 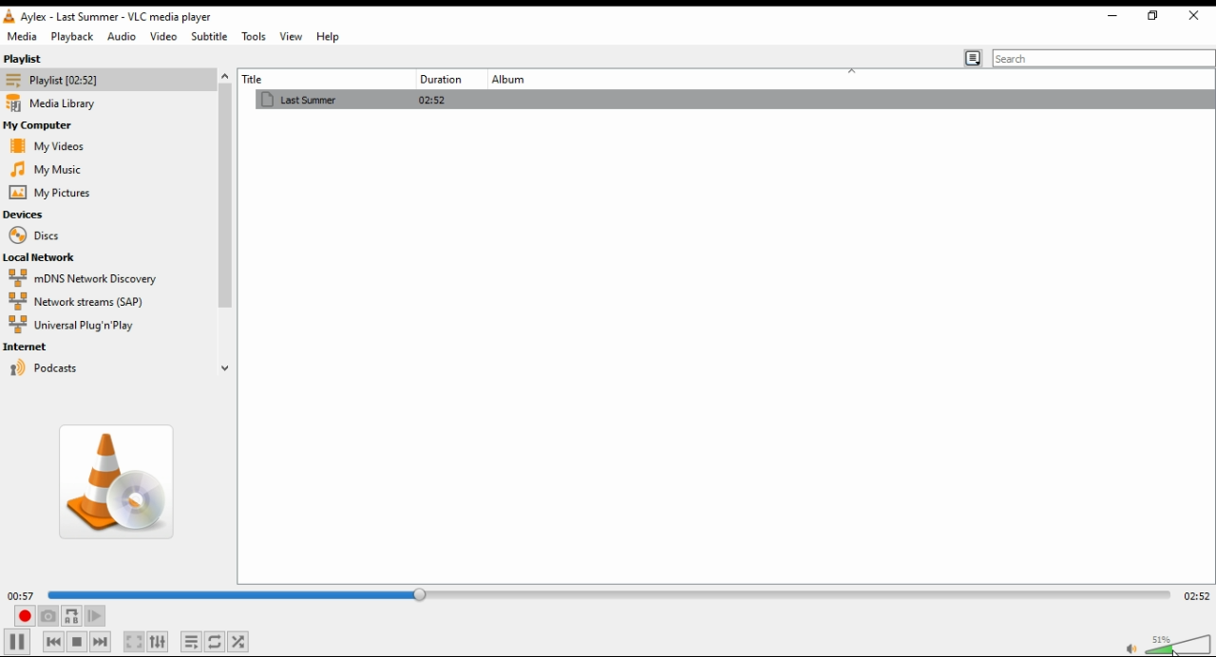 What do you see at coordinates (217, 642) in the screenshot?
I see `select between lop all, loop one, and no loop` at bounding box center [217, 642].